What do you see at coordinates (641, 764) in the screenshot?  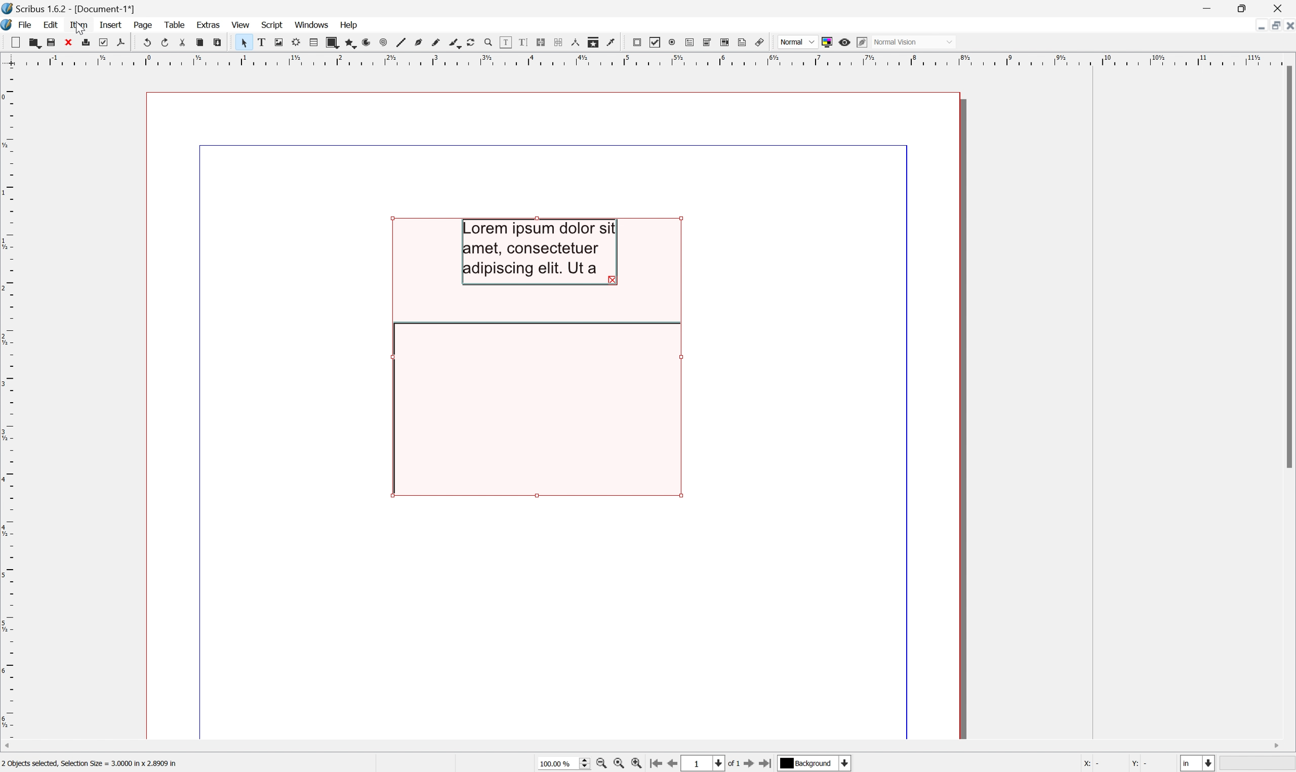 I see `Zoom in by the stepping value in tools preferences` at bounding box center [641, 764].